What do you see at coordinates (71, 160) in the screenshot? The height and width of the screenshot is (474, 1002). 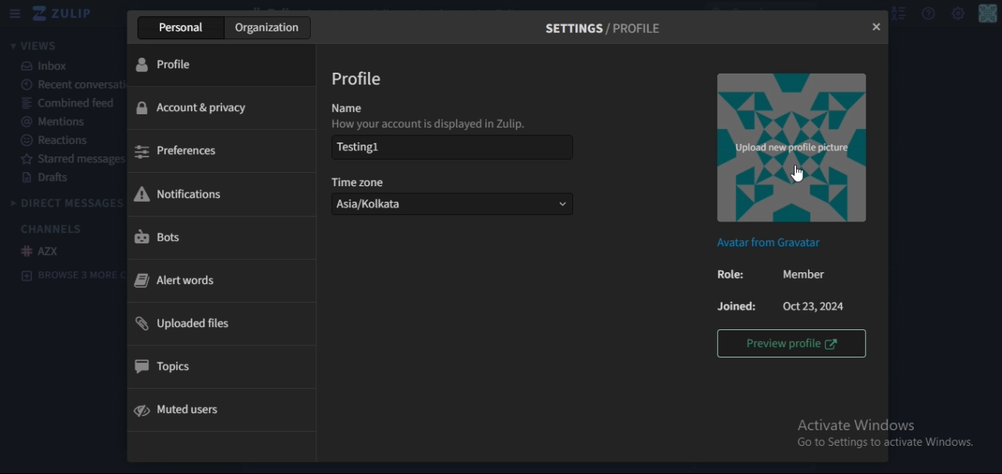 I see `starred messages` at bounding box center [71, 160].